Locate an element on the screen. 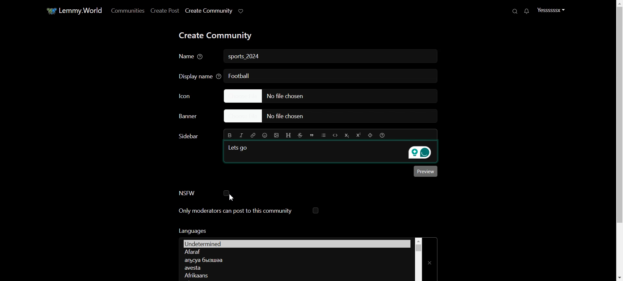 This screenshot has width=623, height=281. Support Lemmy is located at coordinates (241, 11).